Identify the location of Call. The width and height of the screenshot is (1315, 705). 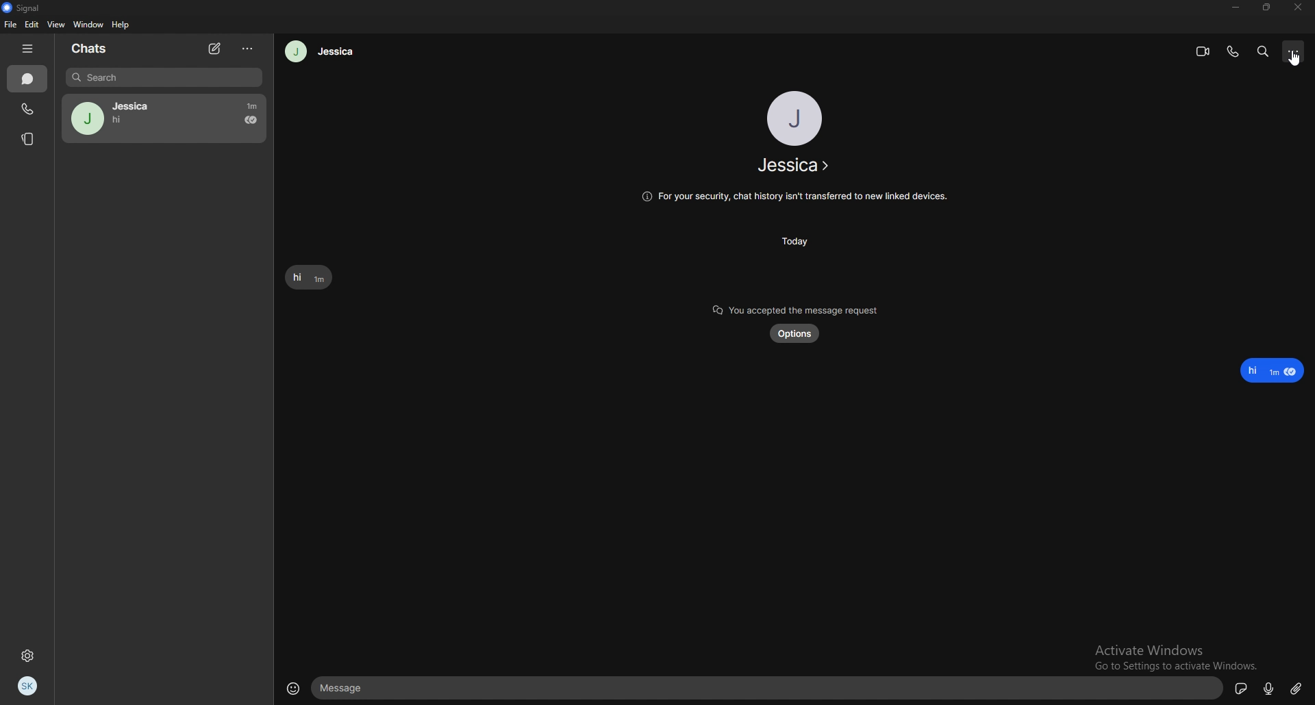
(27, 109).